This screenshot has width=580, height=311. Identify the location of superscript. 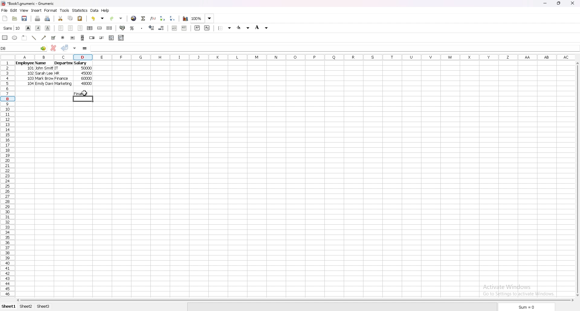
(197, 28).